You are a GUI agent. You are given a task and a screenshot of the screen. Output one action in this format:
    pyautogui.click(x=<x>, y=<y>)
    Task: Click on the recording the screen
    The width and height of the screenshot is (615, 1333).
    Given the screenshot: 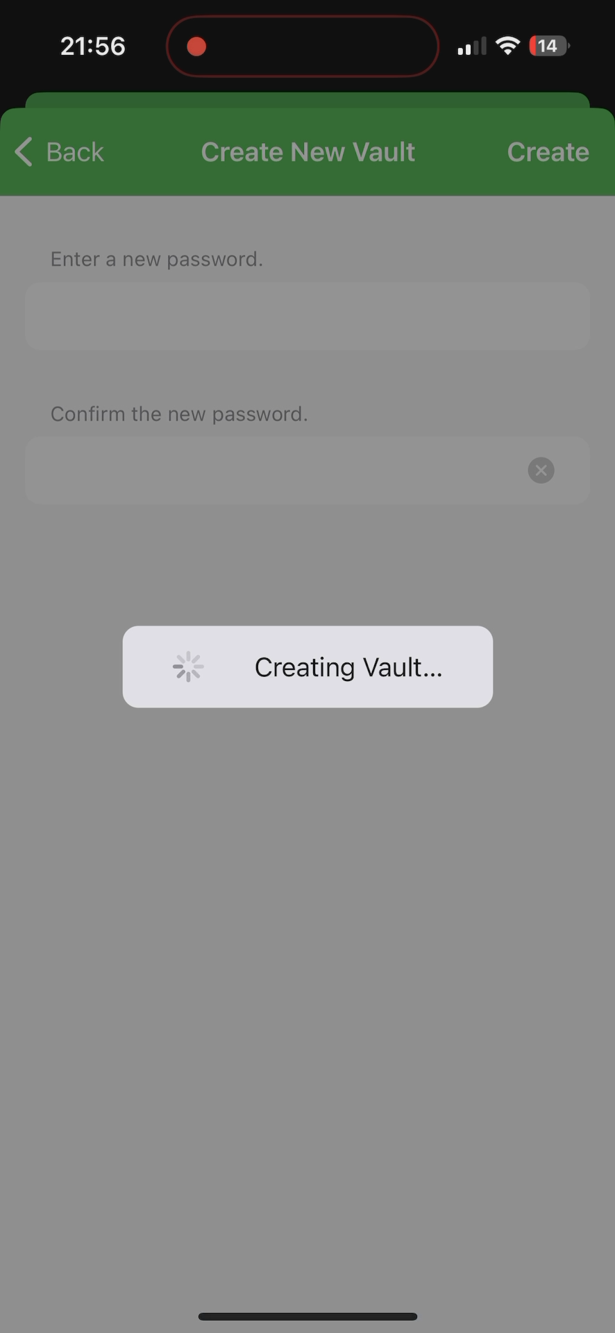 What is the action you would take?
    pyautogui.click(x=196, y=44)
    